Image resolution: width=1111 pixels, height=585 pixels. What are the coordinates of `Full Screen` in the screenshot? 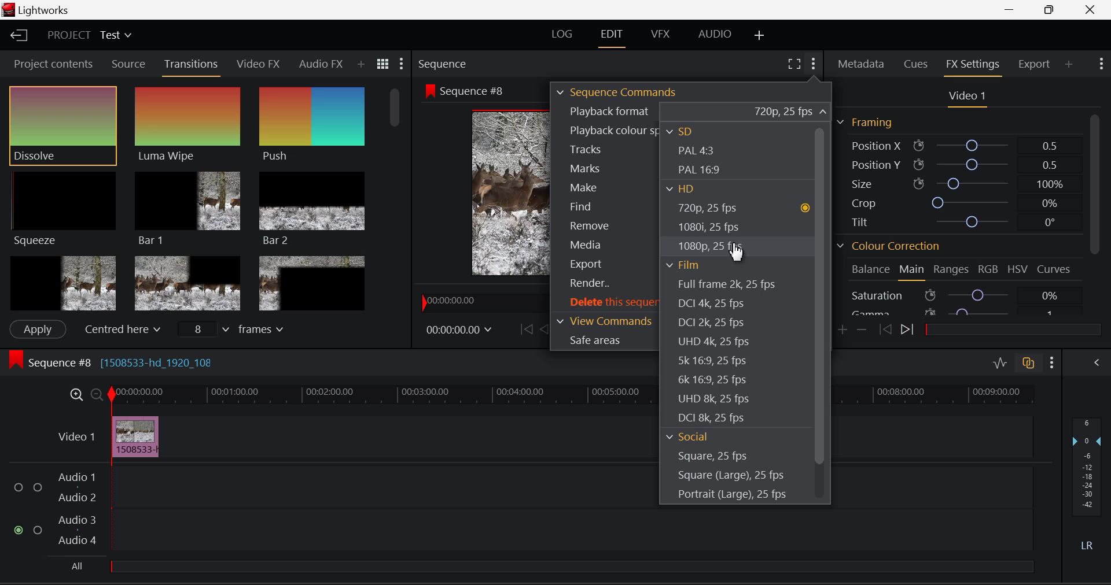 It's located at (794, 64).